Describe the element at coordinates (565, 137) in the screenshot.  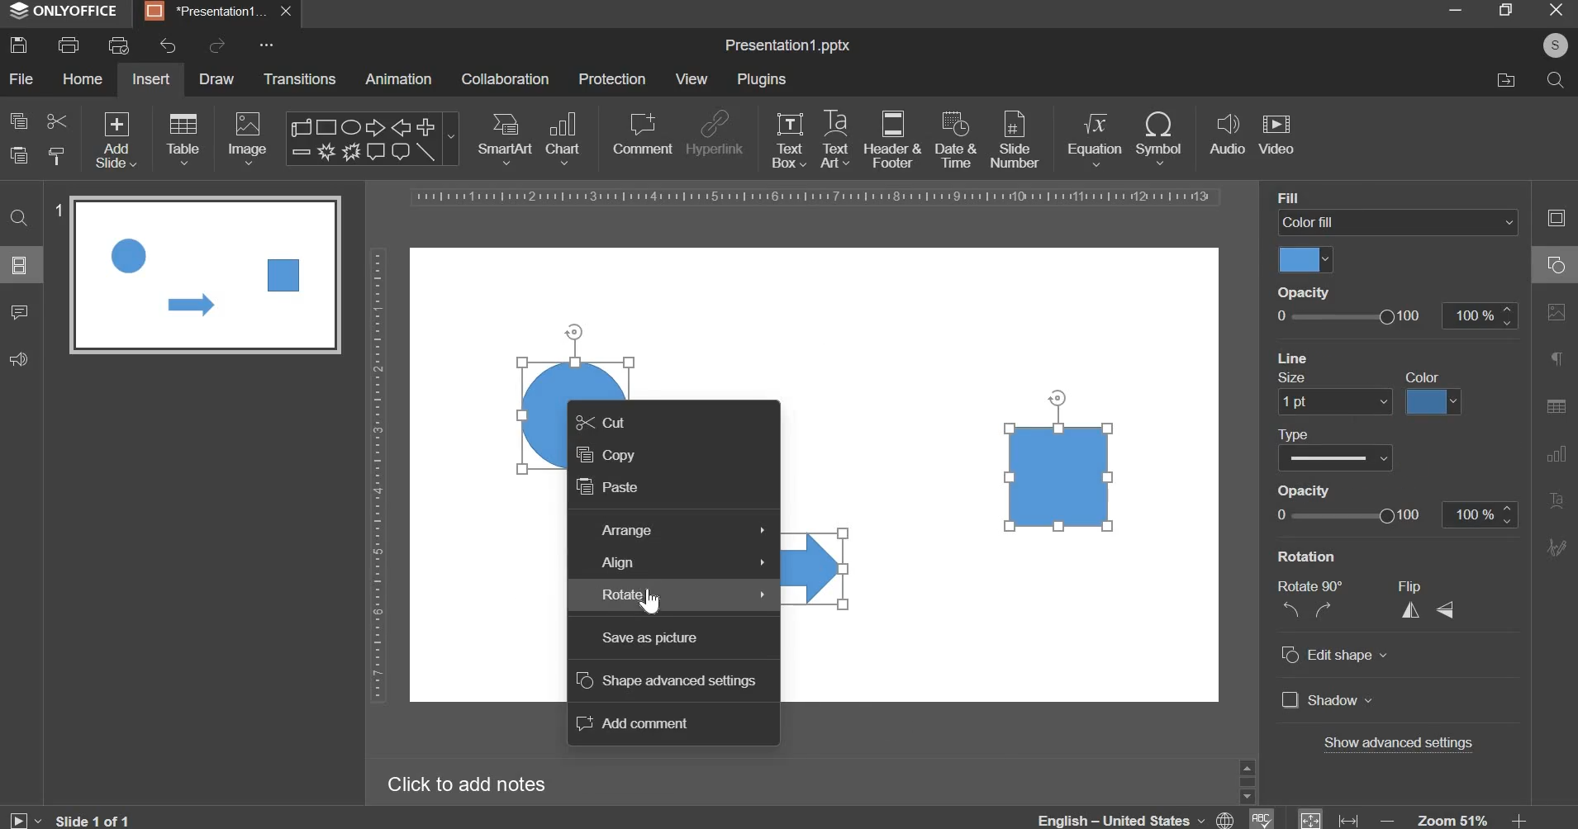
I see `chart` at that location.